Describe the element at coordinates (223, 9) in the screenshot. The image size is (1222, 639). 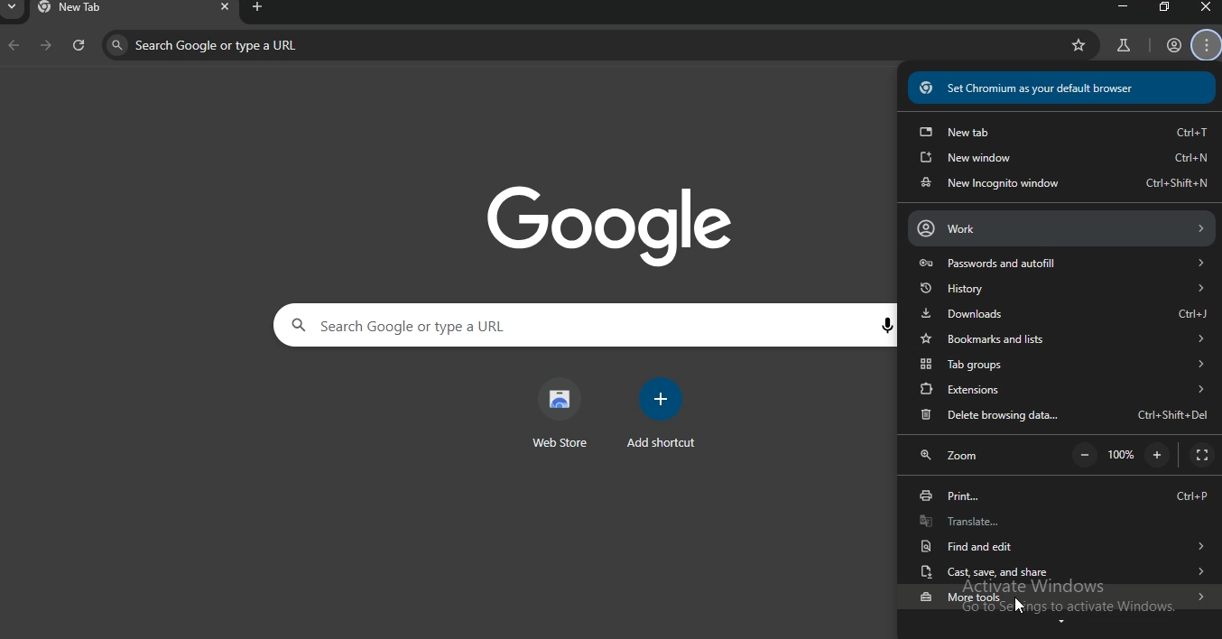
I see `close` at that location.